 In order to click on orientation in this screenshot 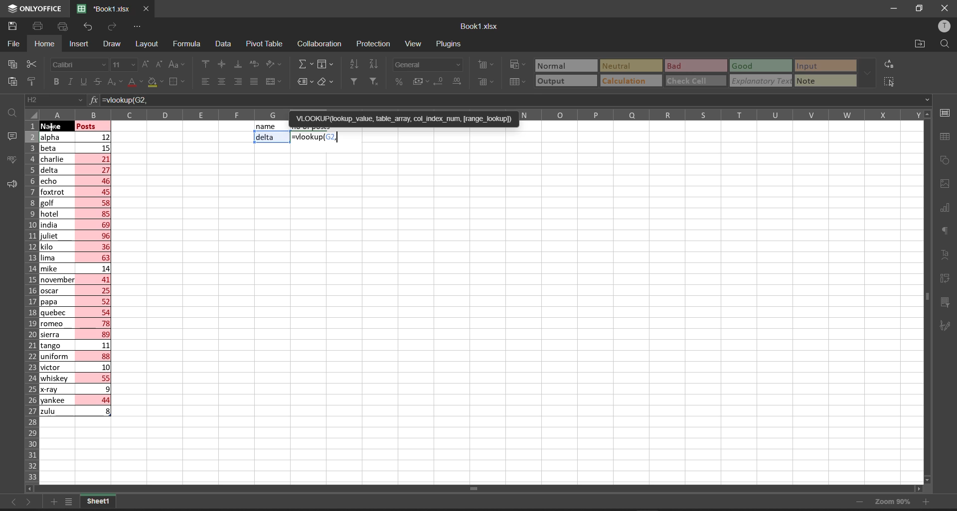, I will do `click(276, 64)`.